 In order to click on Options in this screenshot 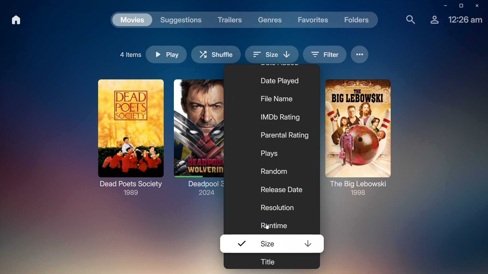, I will do `click(360, 55)`.